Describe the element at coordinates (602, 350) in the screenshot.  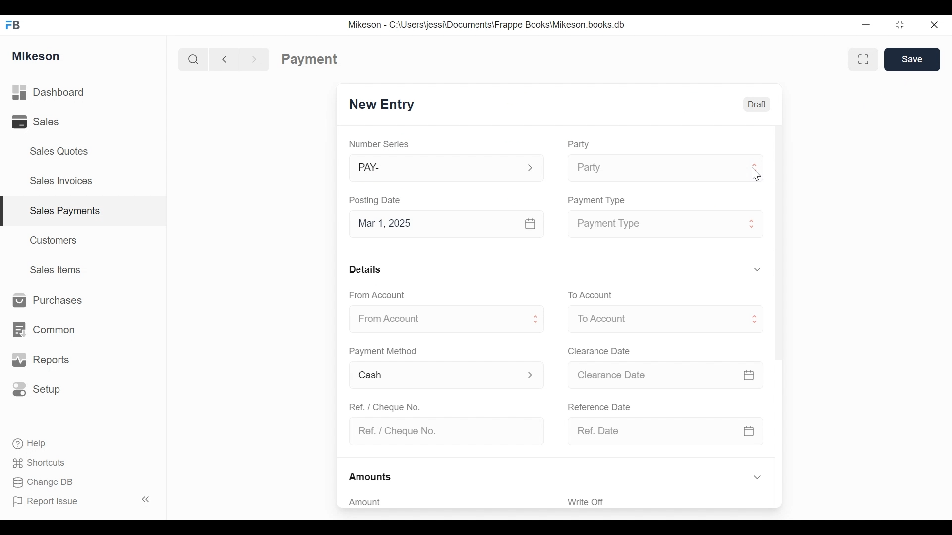
I see `Clearance date` at that location.